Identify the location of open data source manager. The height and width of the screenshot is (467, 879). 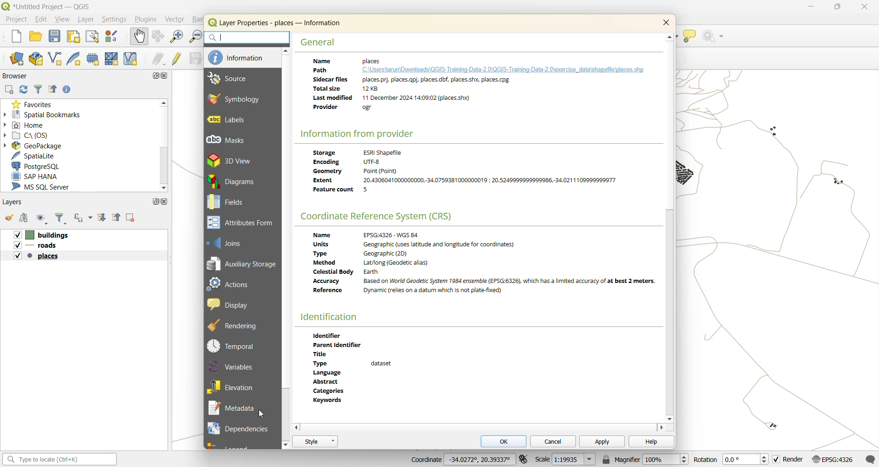
(19, 59).